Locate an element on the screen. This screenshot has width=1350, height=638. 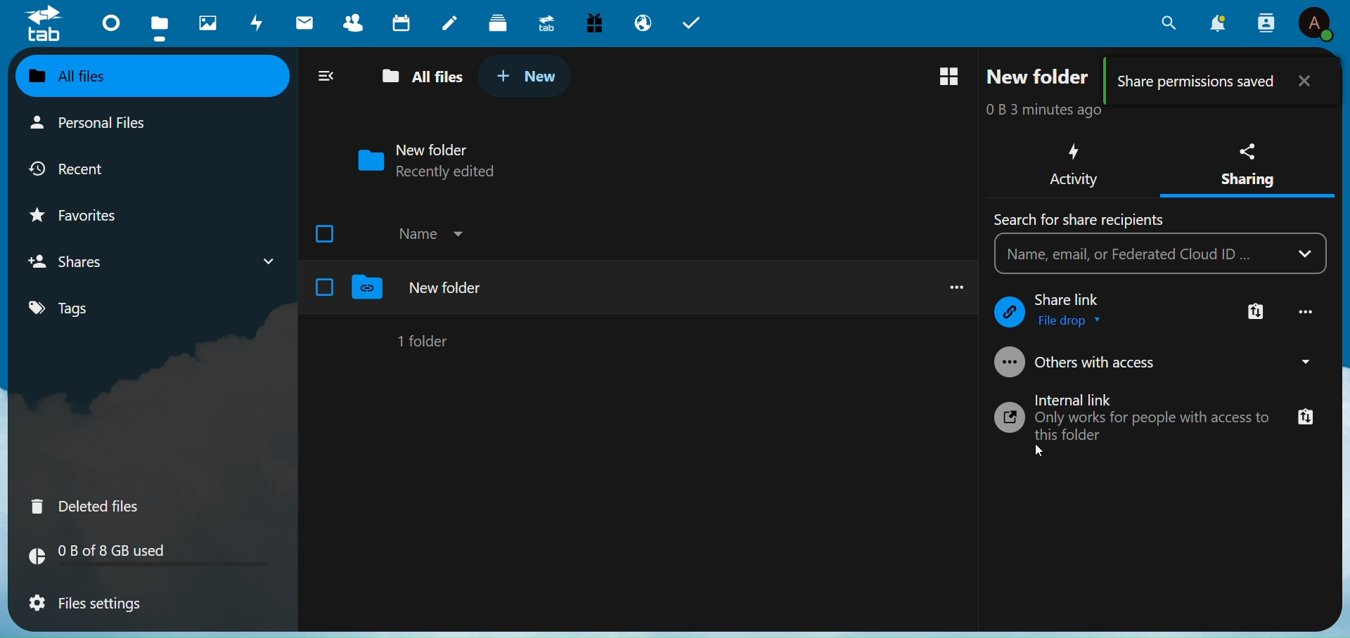
Recently Added is located at coordinates (458, 172).